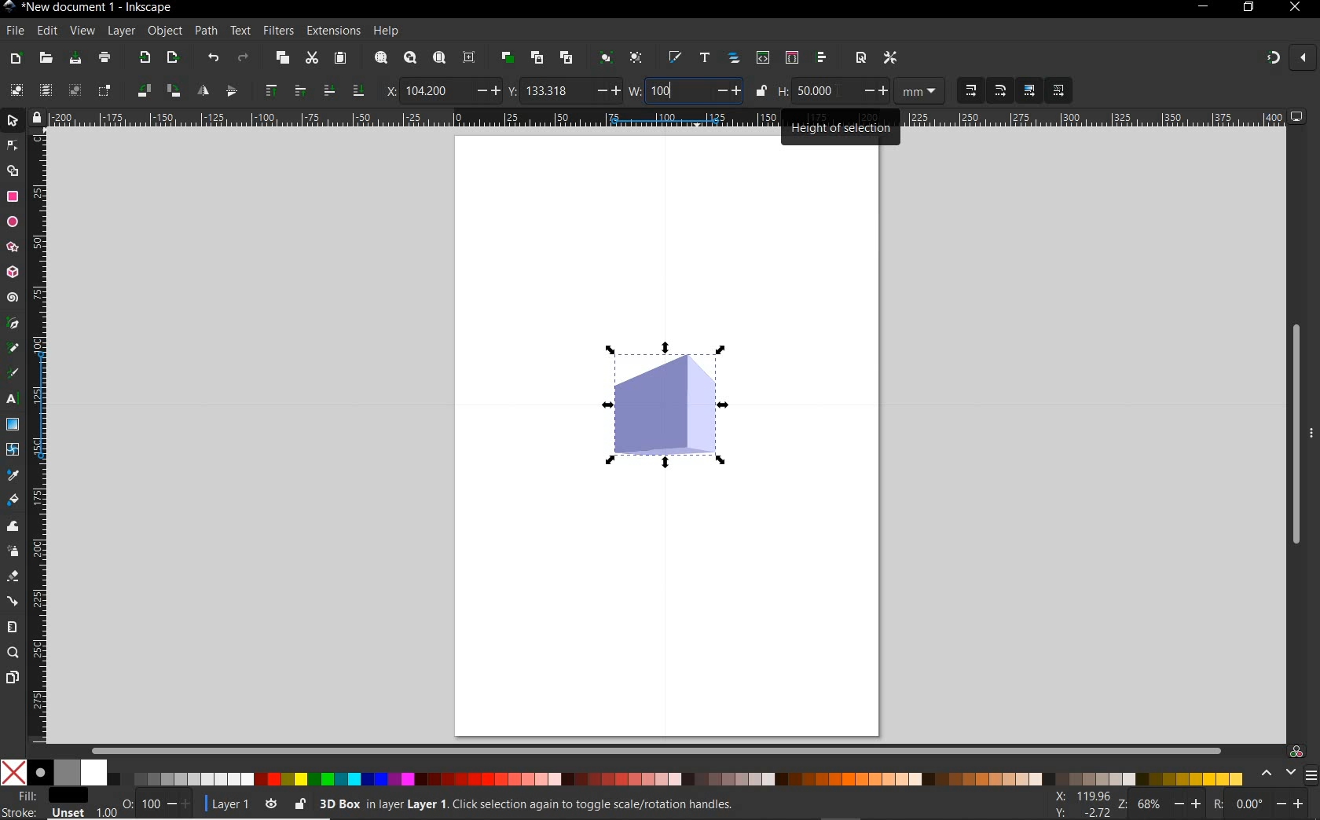 The width and height of the screenshot is (1320, 820). Describe the element at coordinates (1311, 775) in the screenshot. I see `menu` at that location.